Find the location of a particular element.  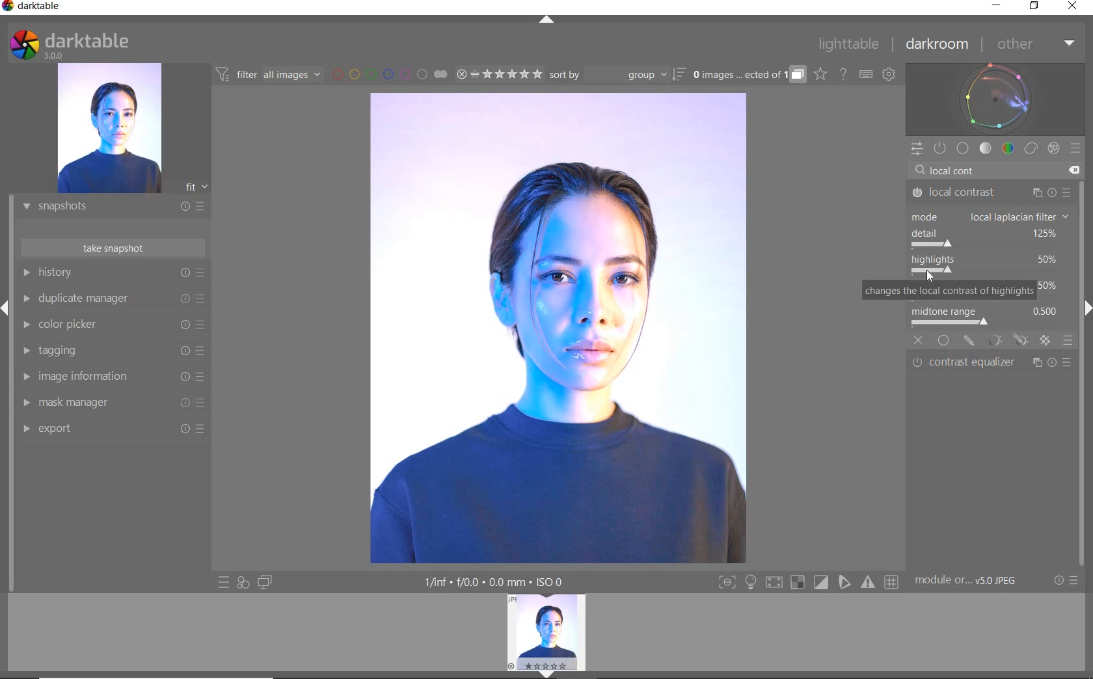

SHOW ONLY ACTIVE MODULES is located at coordinates (941, 149).